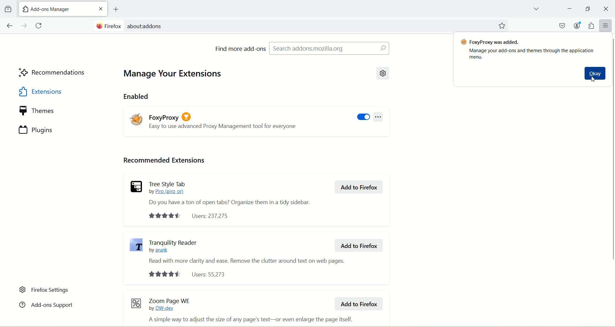 The image size is (615, 327). What do you see at coordinates (240, 48) in the screenshot?
I see `Find more add ons` at bounding box center [240, 48].